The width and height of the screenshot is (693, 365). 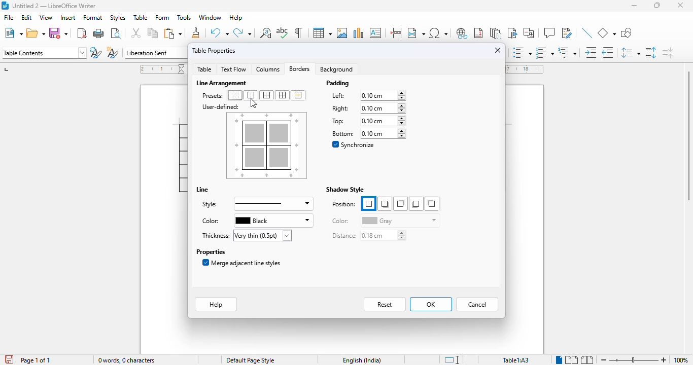 I want to click on merge adjacent line styles, so click(x=242, y=263).